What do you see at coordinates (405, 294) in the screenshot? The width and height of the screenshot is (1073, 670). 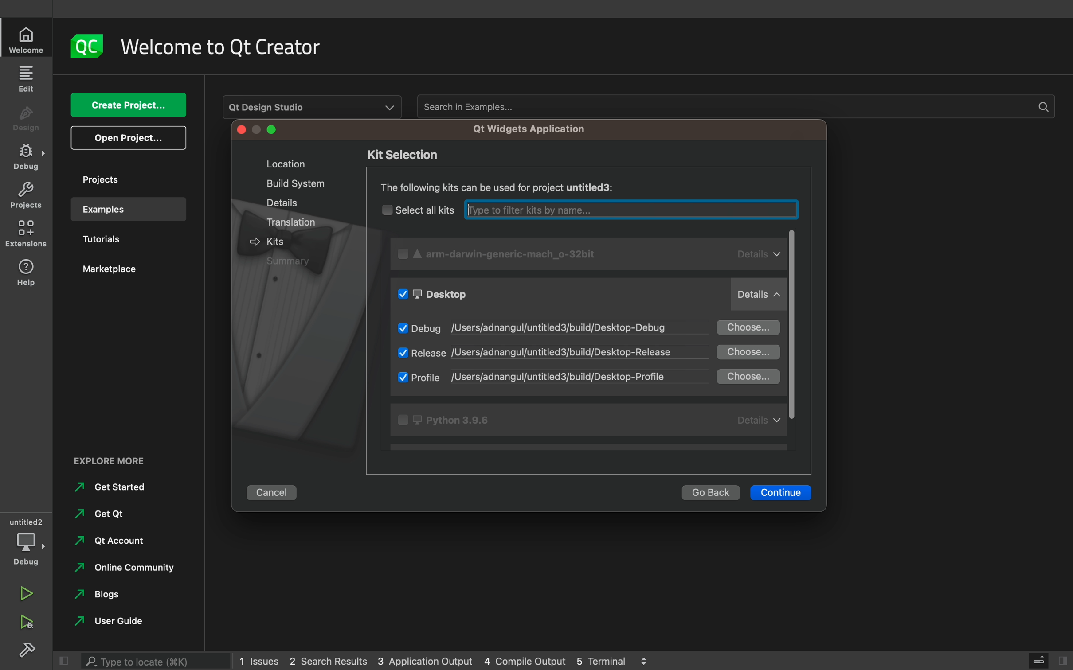 I see `check button` at bounding box center [405, 294].